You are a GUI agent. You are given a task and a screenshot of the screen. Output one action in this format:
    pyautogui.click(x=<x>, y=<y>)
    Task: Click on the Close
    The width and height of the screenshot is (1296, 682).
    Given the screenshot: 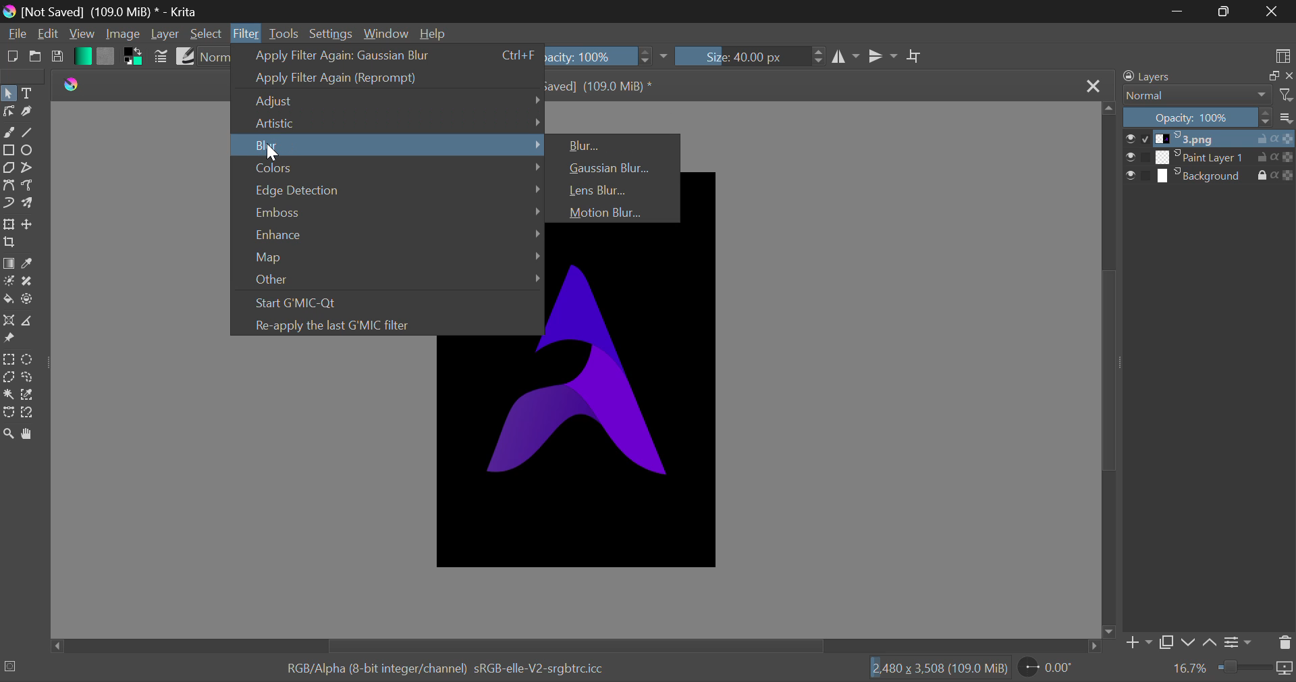 What is the action you would take?
    pyautogui.click(x=1272, y=12)
    